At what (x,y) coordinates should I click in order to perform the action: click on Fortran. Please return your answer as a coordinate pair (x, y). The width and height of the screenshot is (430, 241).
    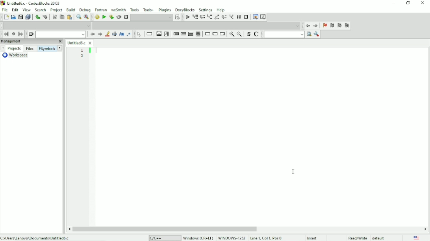
    Looking at the image, I should click on (101, 9).